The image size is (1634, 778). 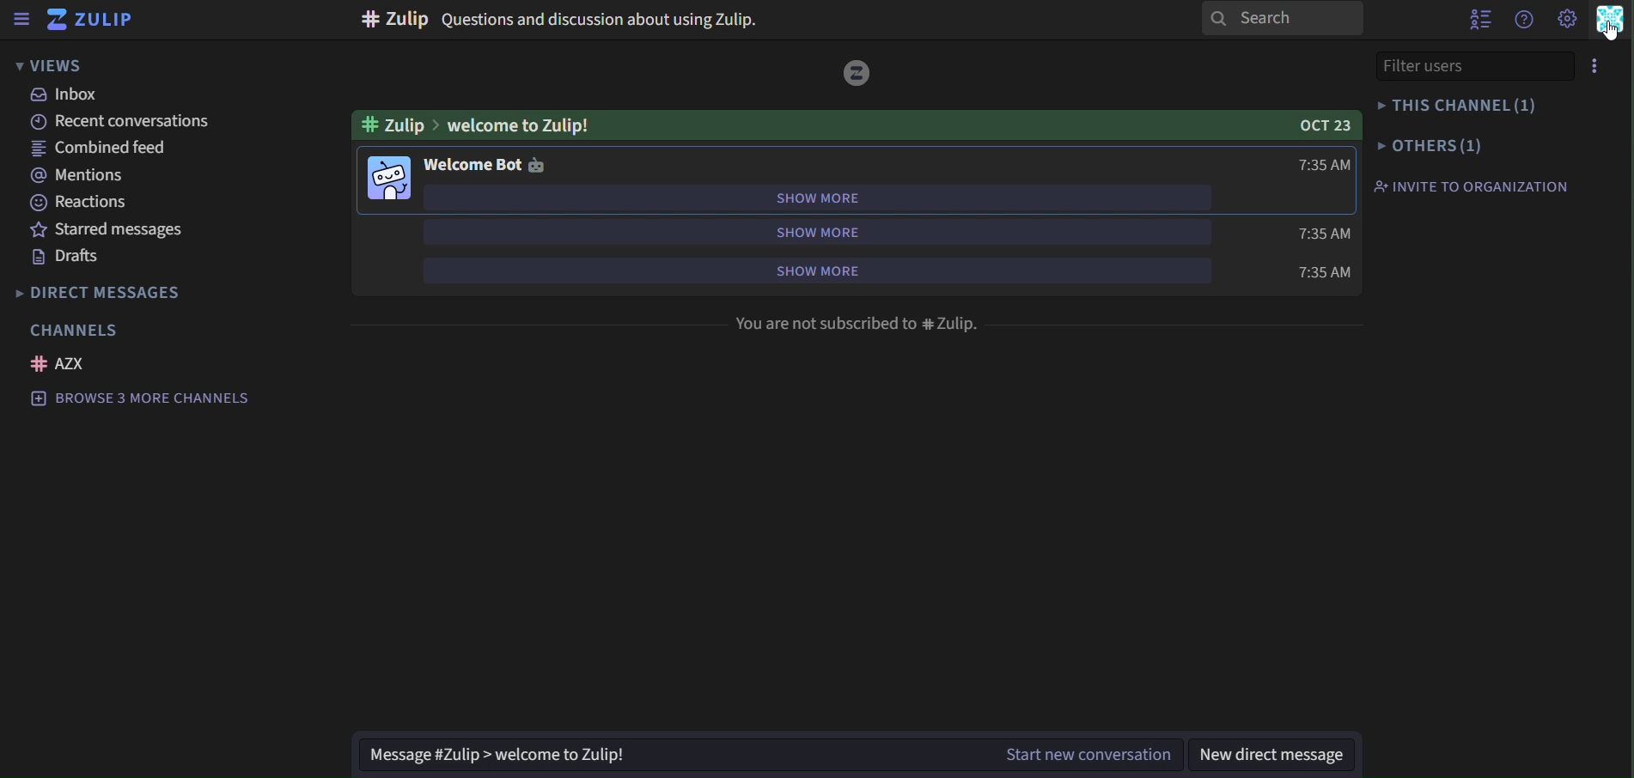 What do you see at coordinates (521, 125) in the screenshot?
I see `welcome to Zulip!` at bounding box center [521, 125].